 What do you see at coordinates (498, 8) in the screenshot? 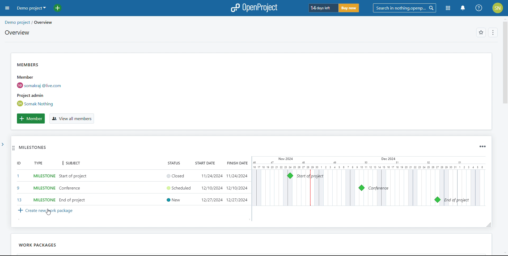
I see `account` at bounding box center [498, 8].